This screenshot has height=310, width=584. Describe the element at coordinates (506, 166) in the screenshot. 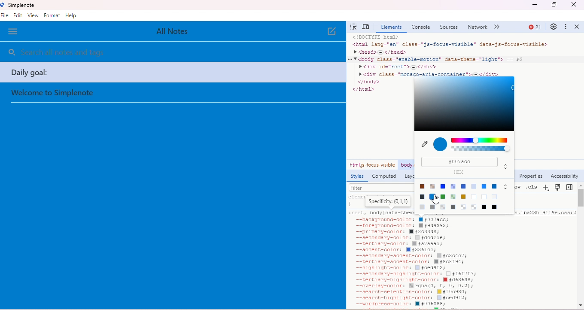

I see `move up/down` at that location.